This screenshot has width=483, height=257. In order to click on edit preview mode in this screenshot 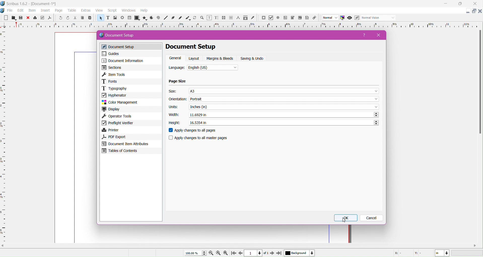, I will do `click(357, 18)`.